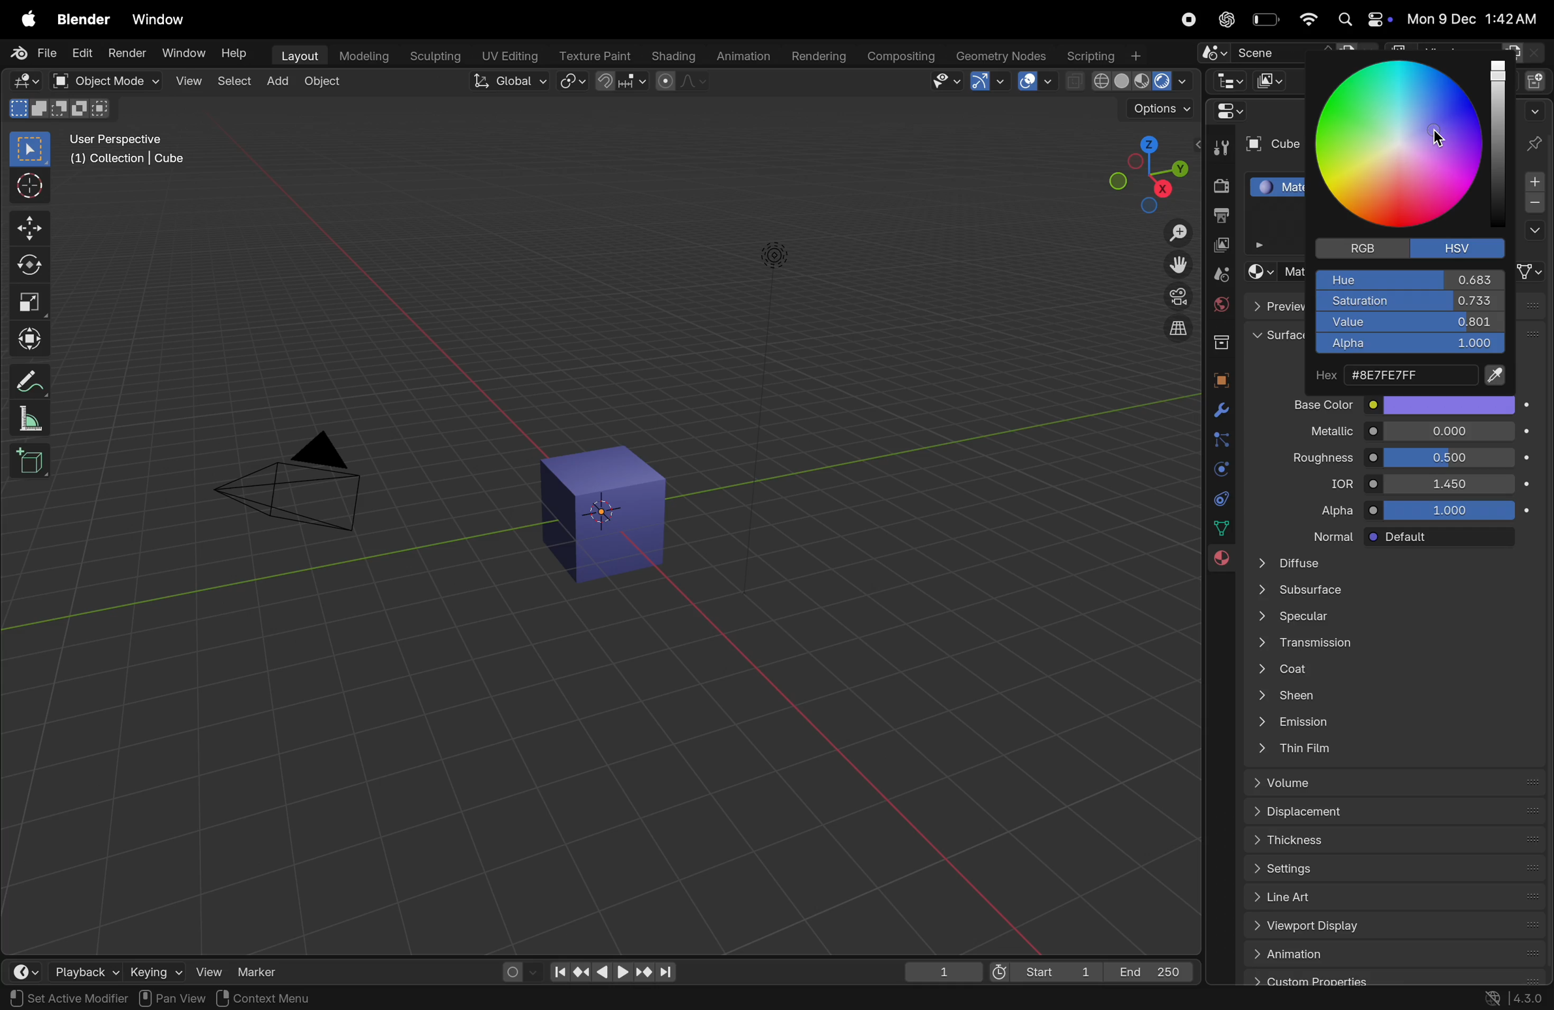 The width and height of the screenshot is (1554, 1010). What do you see at coordinates (1149, 972) in the screenshot?
I see `End 250` at bounding box center [1149, 972].